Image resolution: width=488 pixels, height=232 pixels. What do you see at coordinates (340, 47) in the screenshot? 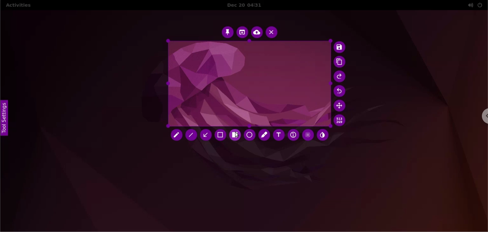
I see `save` at bounding box center [340, 47].